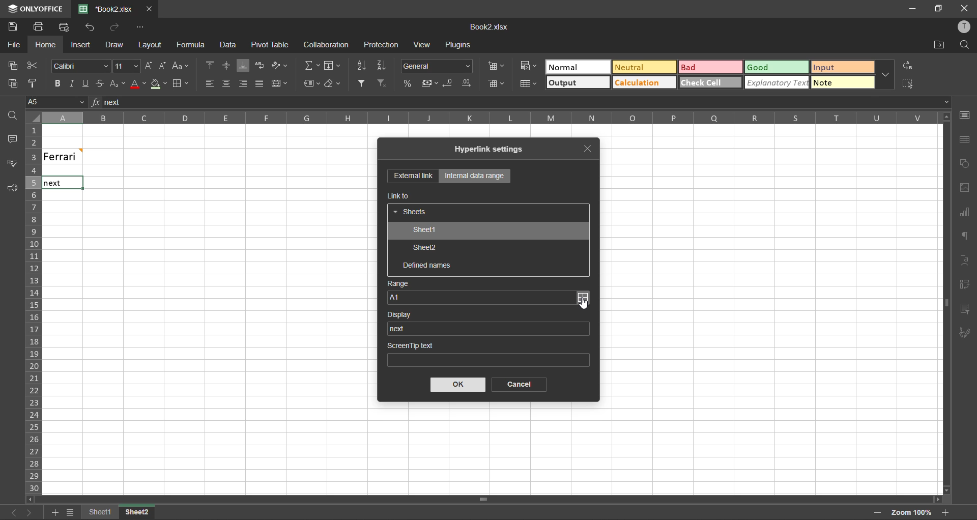 This screenshot has height=520, width=977. Describe the element at coordinates (468, 82) in the screenshot. I see `increase decimal` at that location.